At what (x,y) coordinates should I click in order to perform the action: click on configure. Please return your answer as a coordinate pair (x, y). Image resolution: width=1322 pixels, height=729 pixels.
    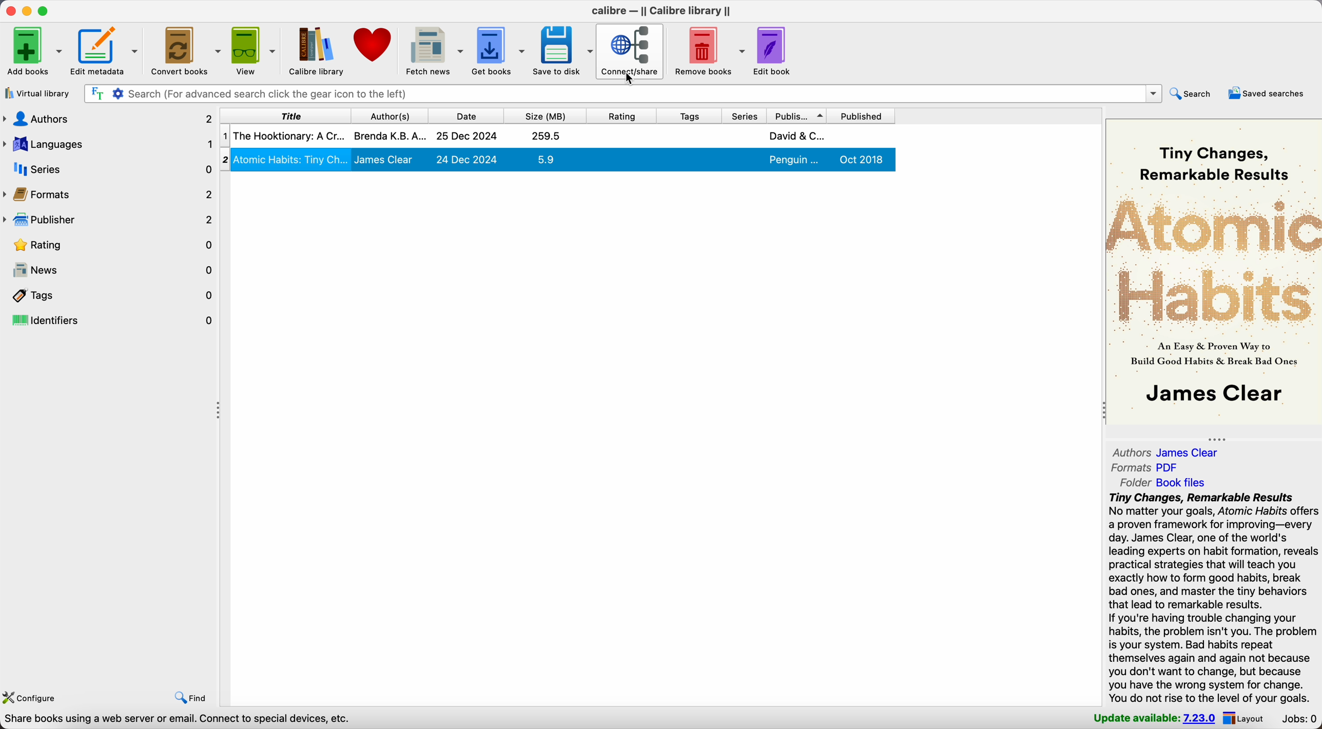
    Looking at the image, I should click on (33, 697).